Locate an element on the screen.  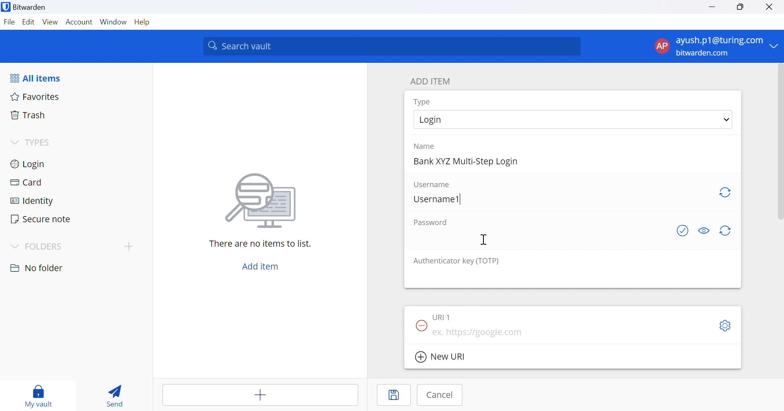
Favorites is located at coordinates (35, 96).